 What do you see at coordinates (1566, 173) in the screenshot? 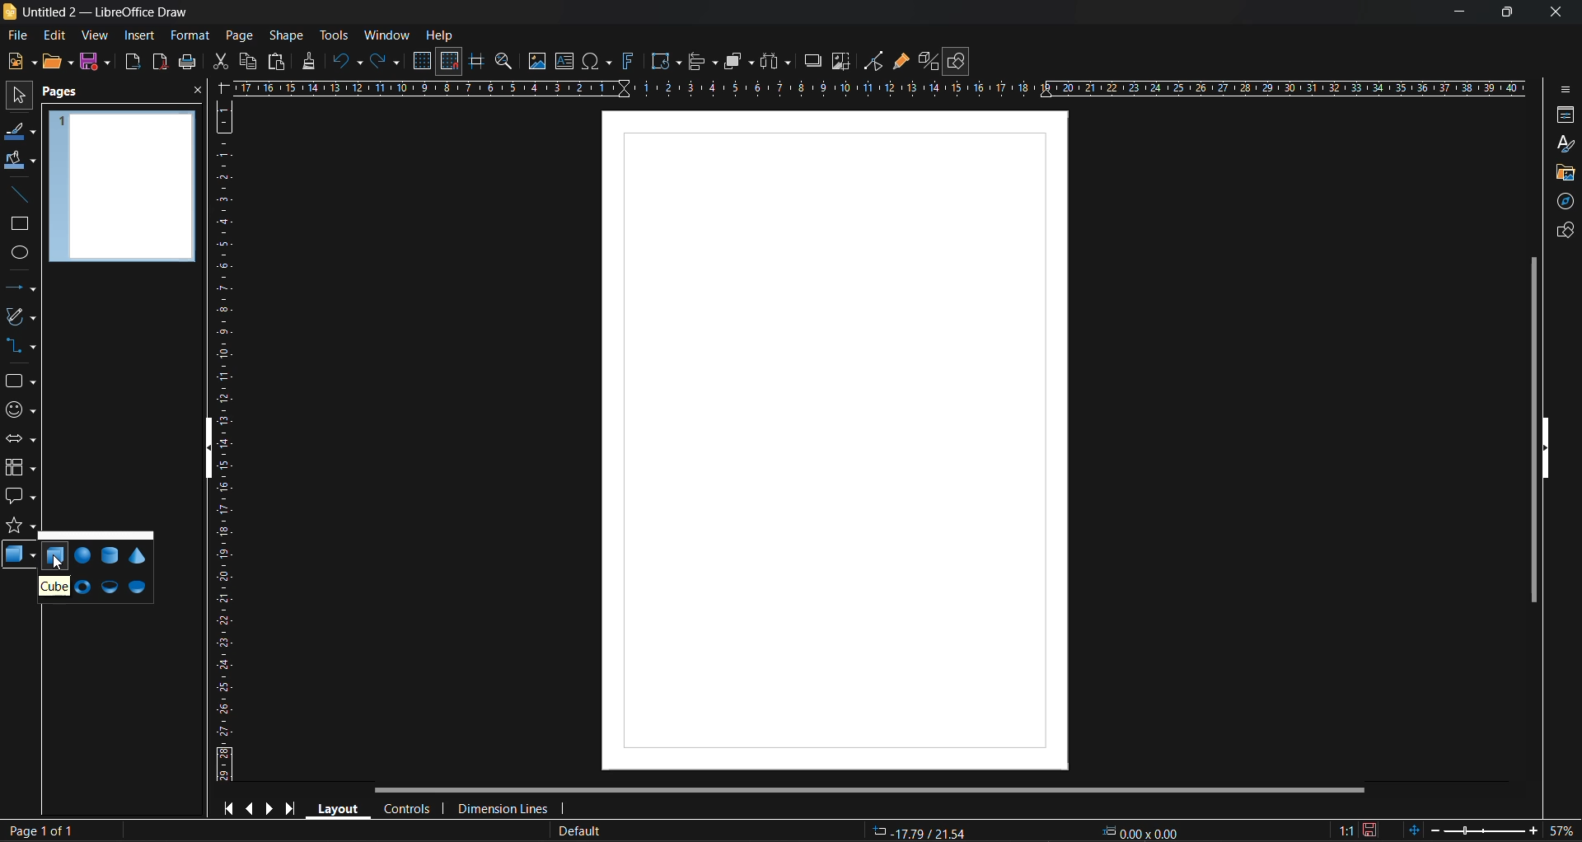
I see `gallery` at bounding box center [1566, 173].